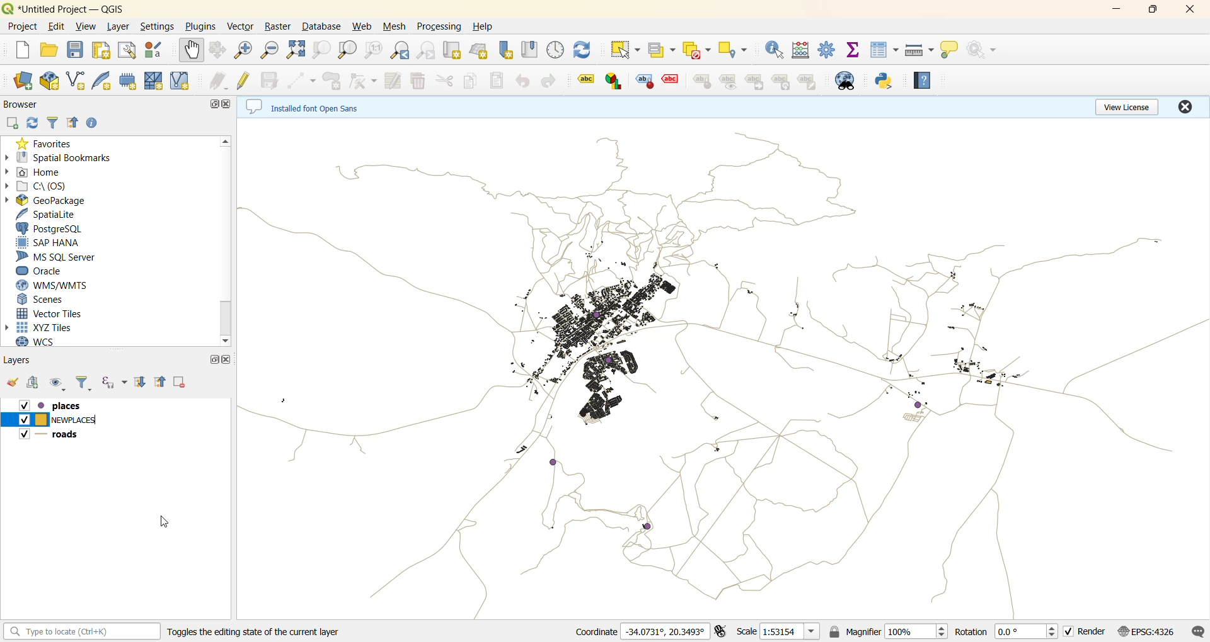 The height and width of the screenshot is (642, 1210). I want to click on add, so click(37, 384).